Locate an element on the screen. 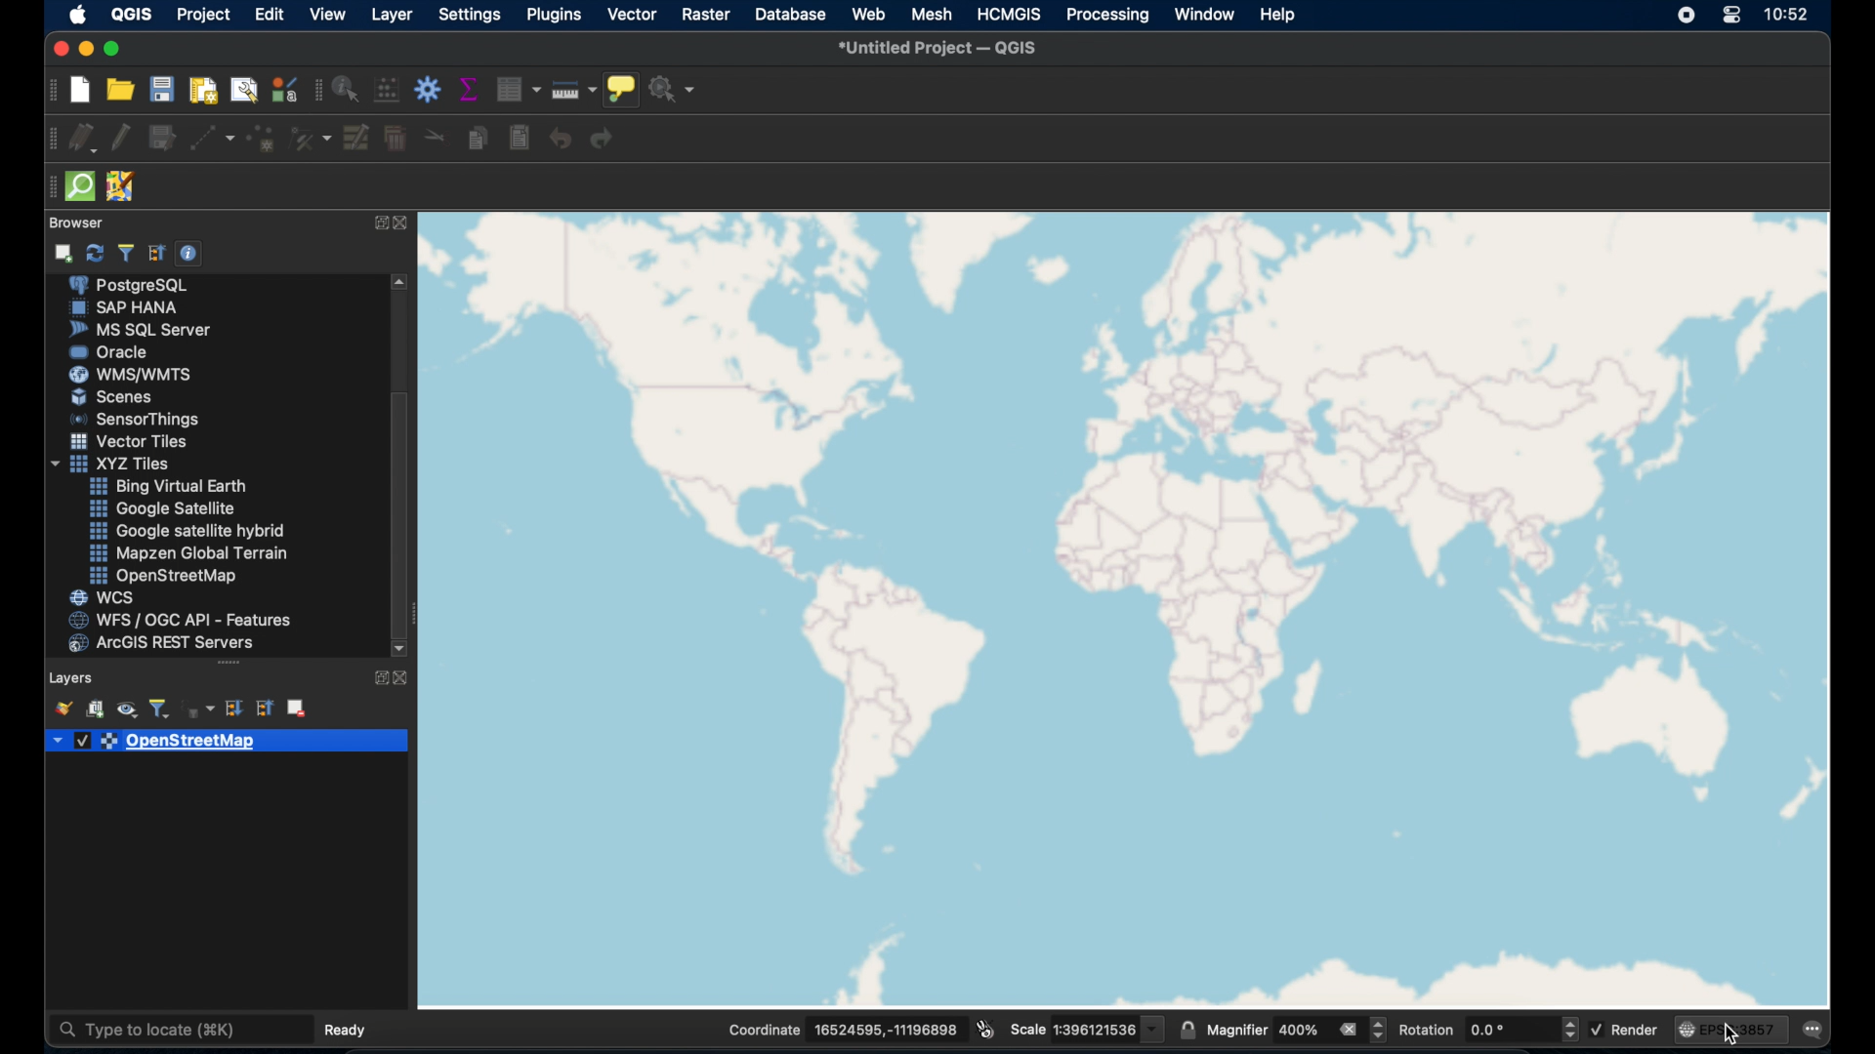  JSOM remote is located at coordinates (124, 186).